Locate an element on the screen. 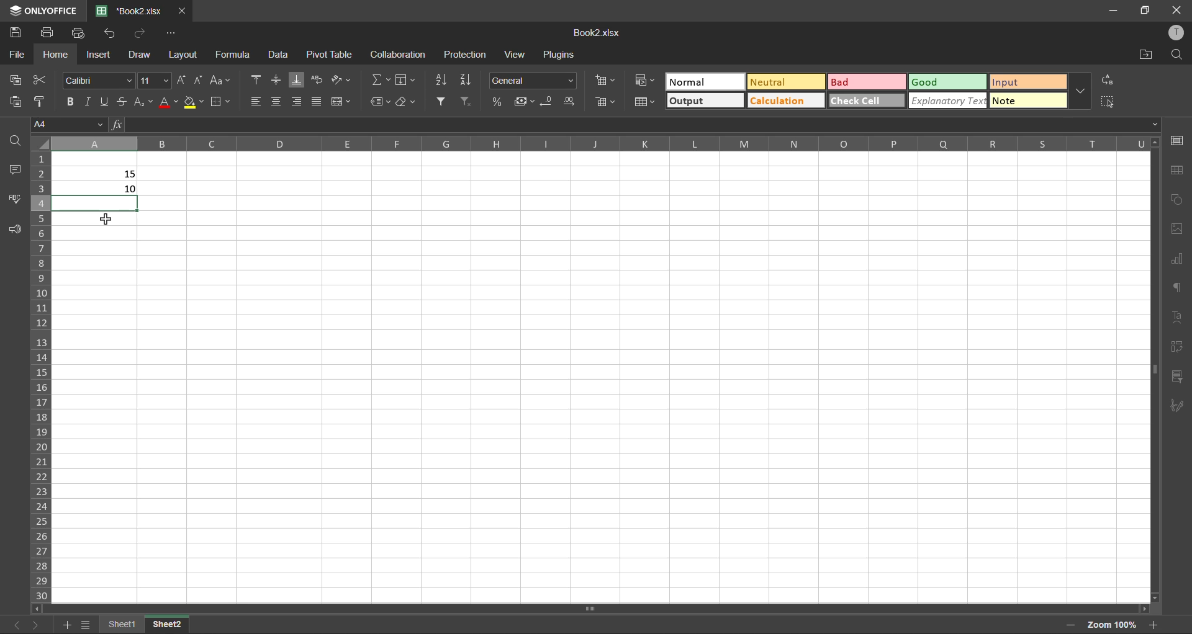 This screenshot has width=1192, height=634. comments is located at coordinates (17, 170).